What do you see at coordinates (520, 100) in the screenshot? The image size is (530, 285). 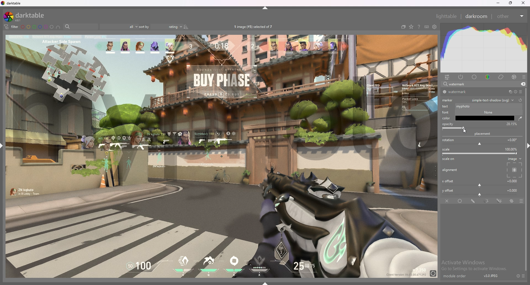 I see `refresh` at bounding box center [520, 100].